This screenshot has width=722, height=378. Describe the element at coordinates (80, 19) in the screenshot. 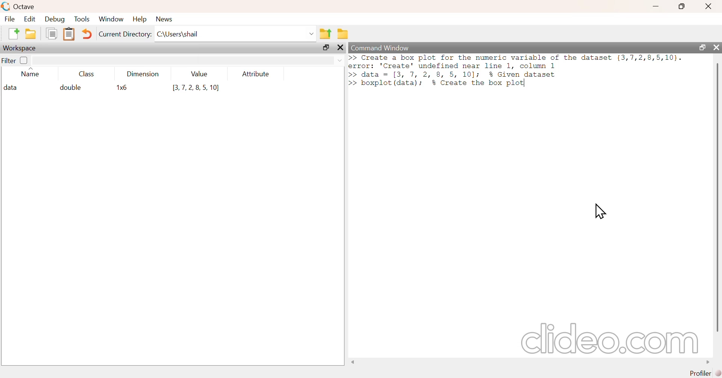

I see `tools` at that location.